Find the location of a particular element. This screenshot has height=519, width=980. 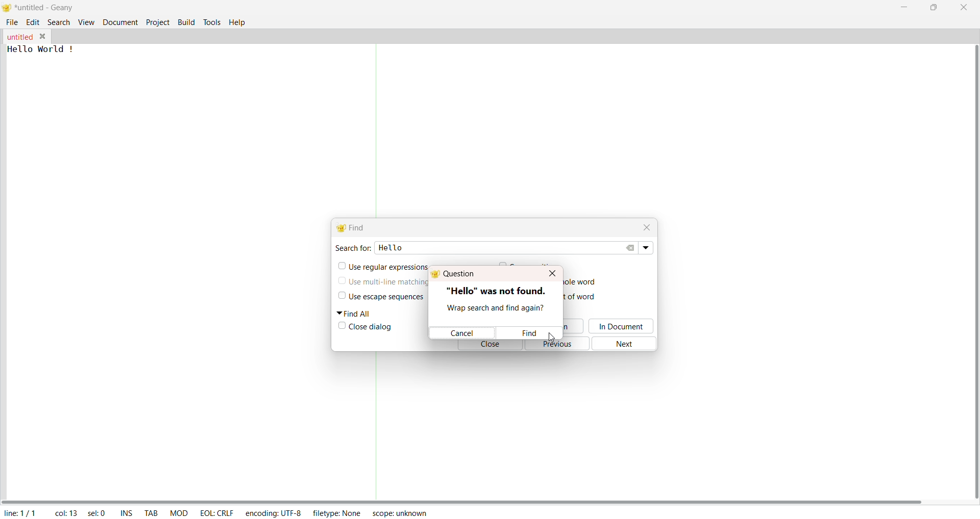

Line 1/1 is located at coordinates (22, 511).